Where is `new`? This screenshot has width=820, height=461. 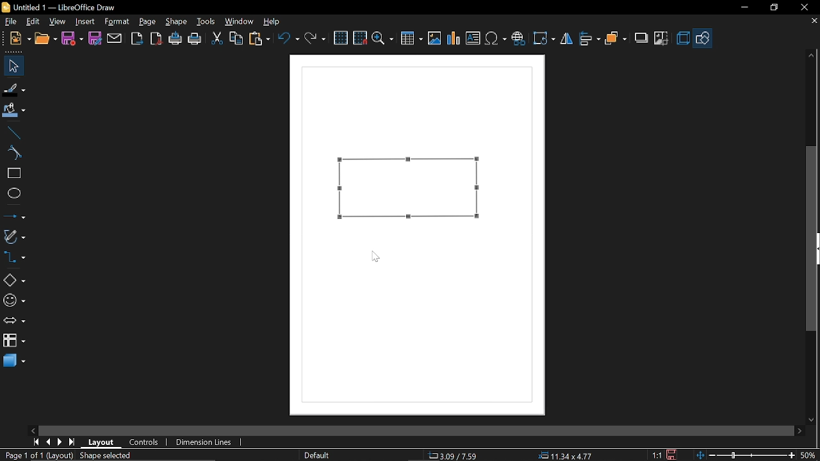
new is located at coordinates (18, 38).